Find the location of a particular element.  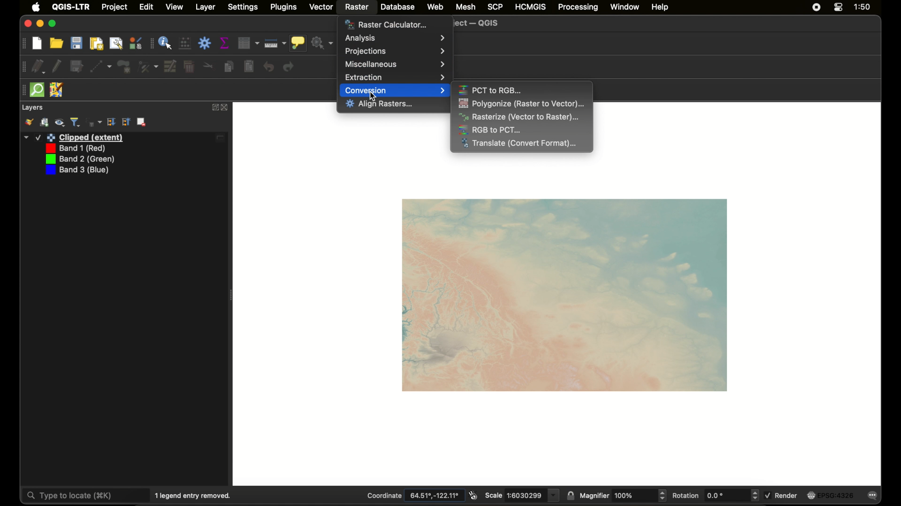

pct to rgb is located at coordinates (491, 89).